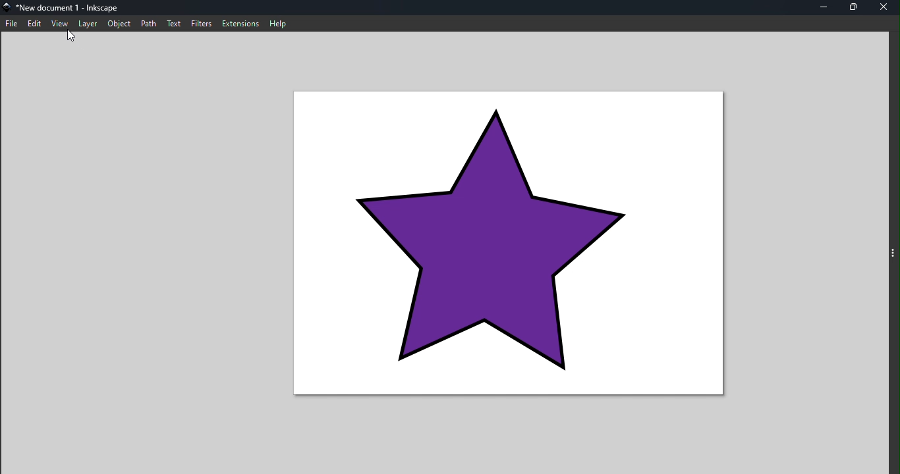 The width and height of the screenshot is (900, 474). What do you see at coordinates (828, 9) in the screenshot?
I see `Minimize` at bounding box center [828, 9].